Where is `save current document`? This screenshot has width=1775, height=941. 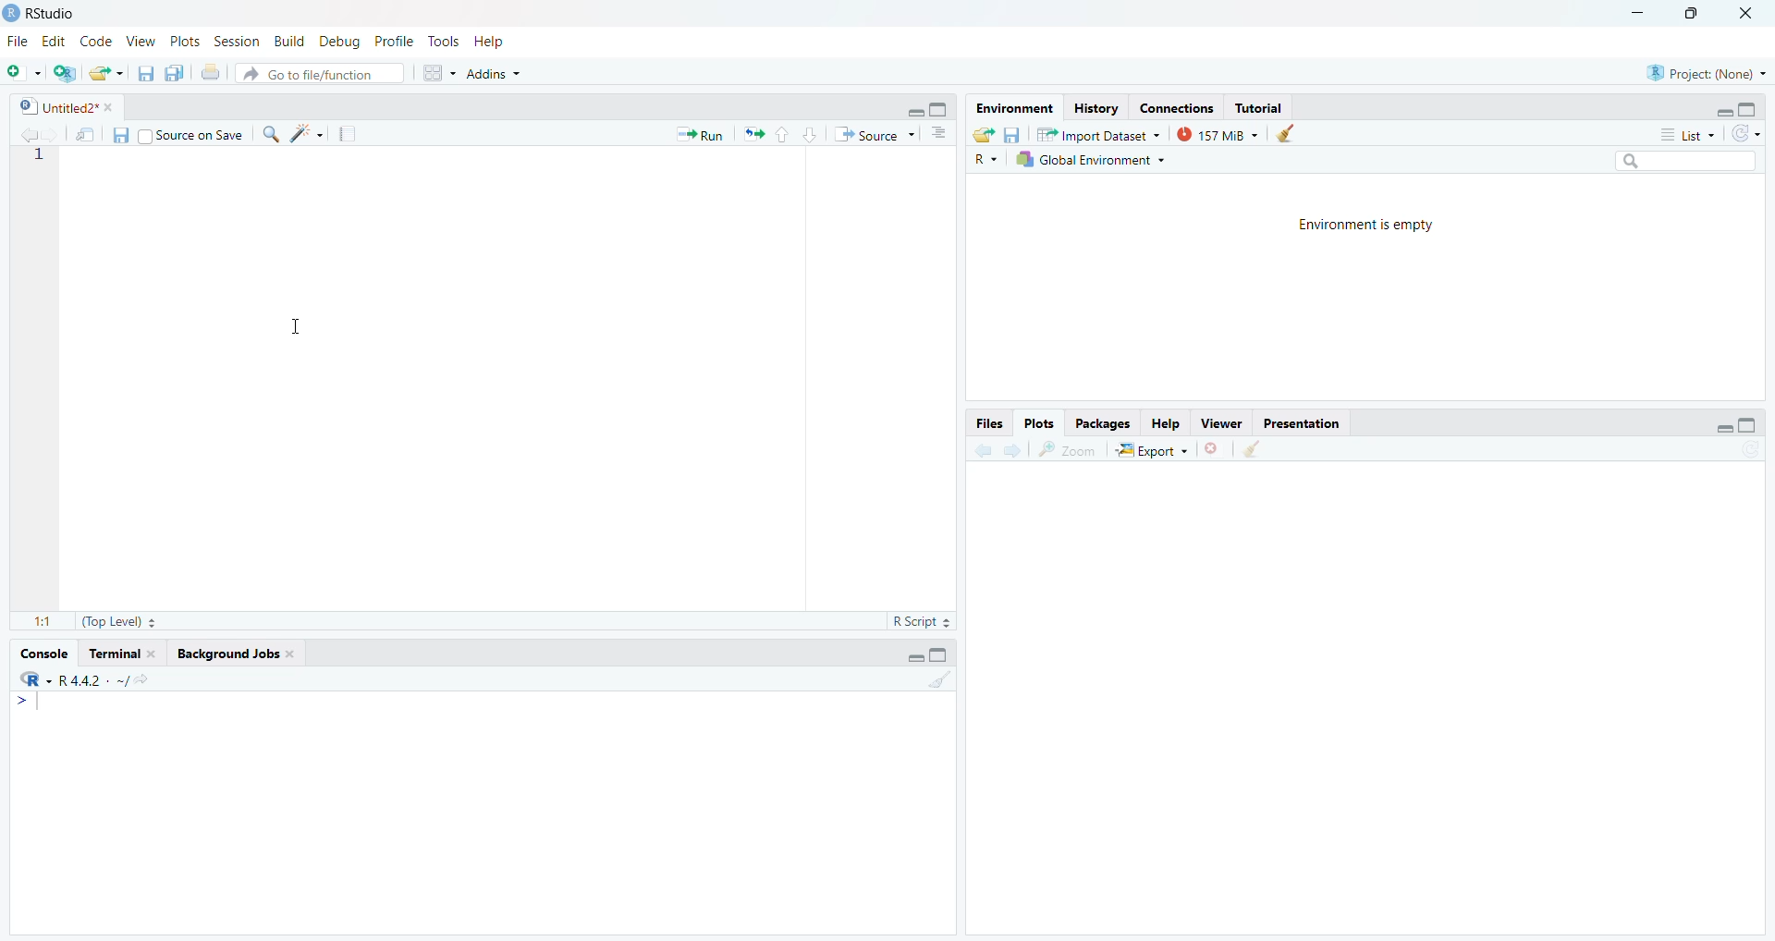 save current document is located at coordinates (145, 74).